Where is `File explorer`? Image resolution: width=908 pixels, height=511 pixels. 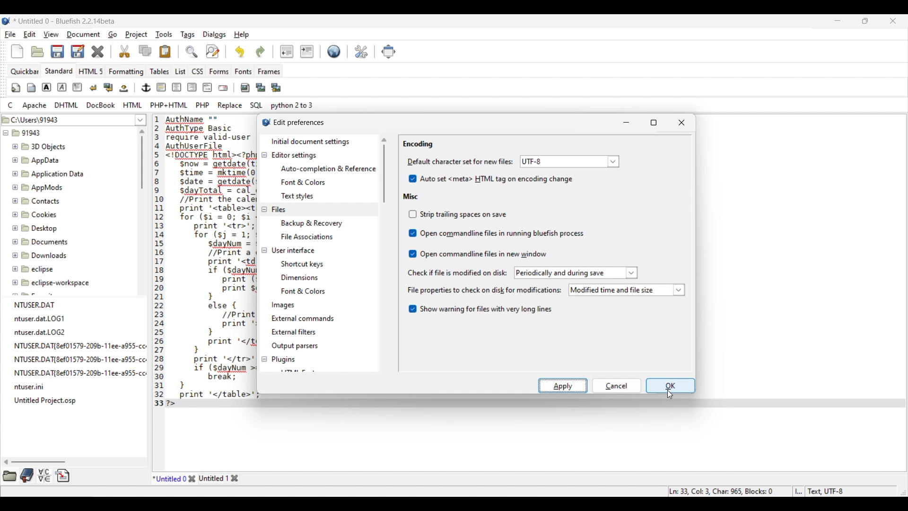
File explorer is located at coordinates (67, 258).